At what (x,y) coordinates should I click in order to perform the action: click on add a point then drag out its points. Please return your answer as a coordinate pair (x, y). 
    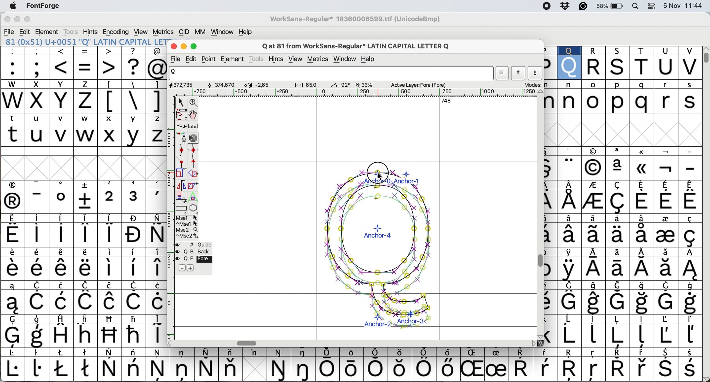
    Looking at the image, I should click on (181, 139).